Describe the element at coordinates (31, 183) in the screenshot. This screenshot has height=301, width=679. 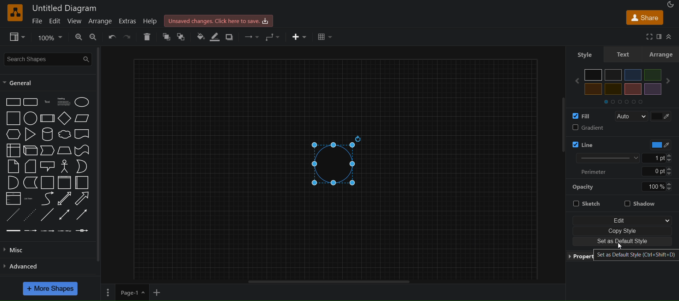
I see `data storage` at that location.